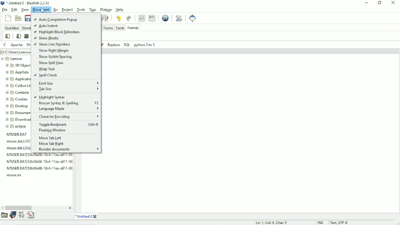 Image resolution: width=400 pixels, height=225 pixels. I want to click on Floating window, so click(53, 131).